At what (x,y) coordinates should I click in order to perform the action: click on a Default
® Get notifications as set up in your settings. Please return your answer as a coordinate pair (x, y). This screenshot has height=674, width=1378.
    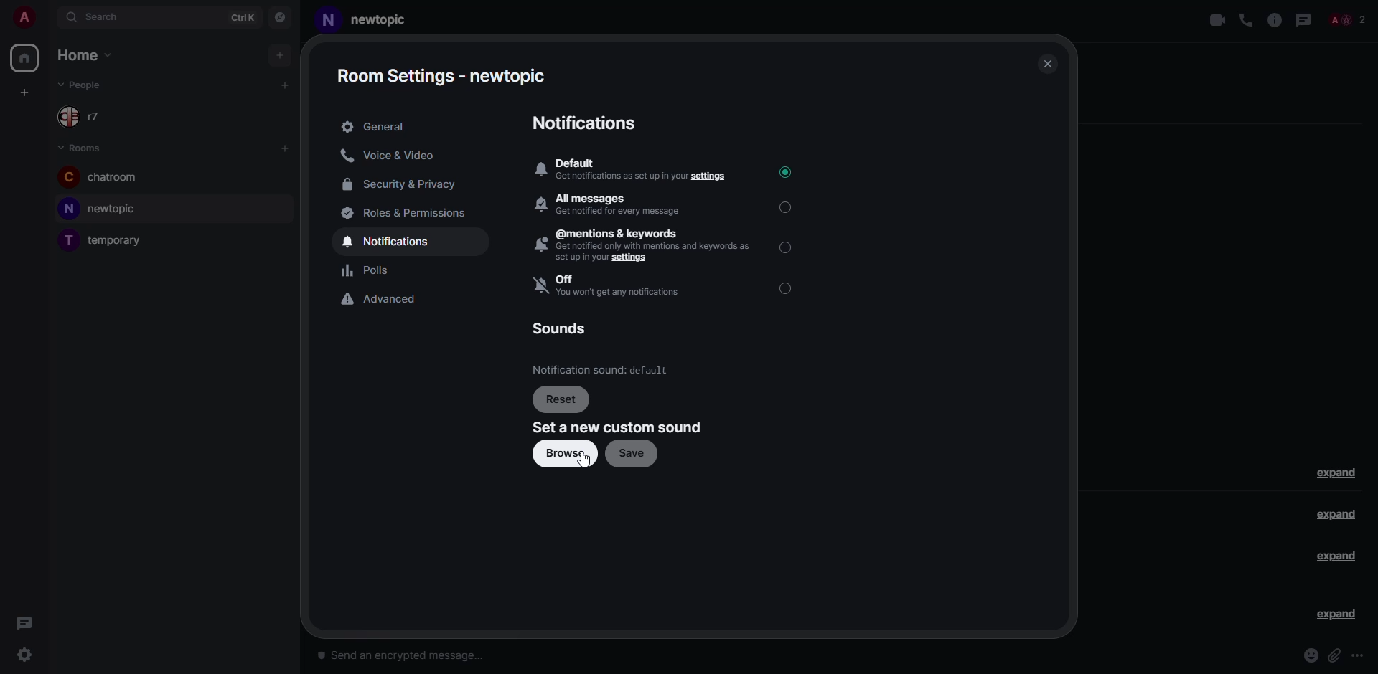
    Looking at the image, I should click on (628, 166).